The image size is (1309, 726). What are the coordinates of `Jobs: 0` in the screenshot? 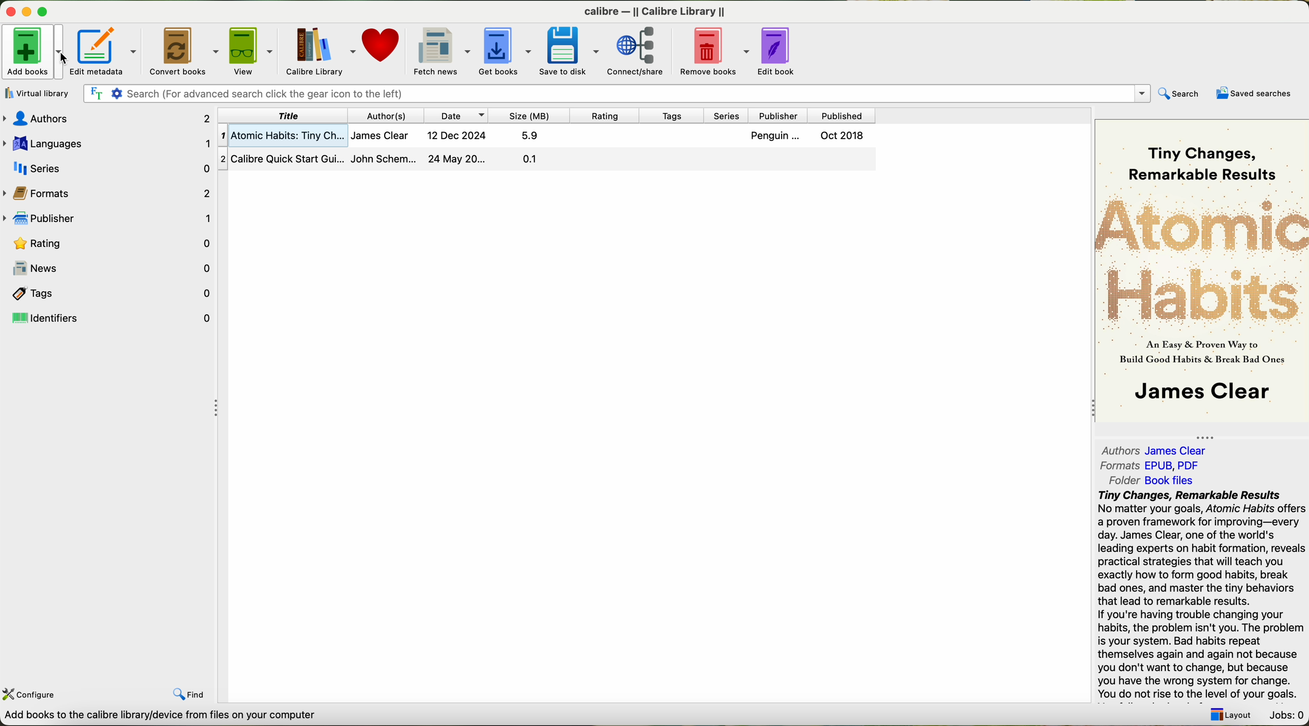 It's located at (1285, 716).